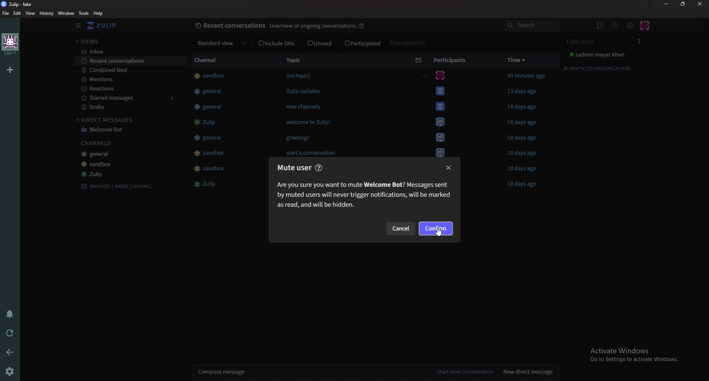 This screenshot has width=709, height=381. I want to click on Channel, so click(209, 60).